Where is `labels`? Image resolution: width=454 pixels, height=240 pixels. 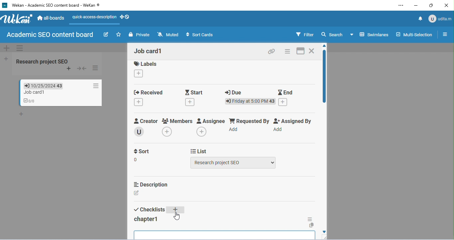
labels is located at coordinates (146, 65).